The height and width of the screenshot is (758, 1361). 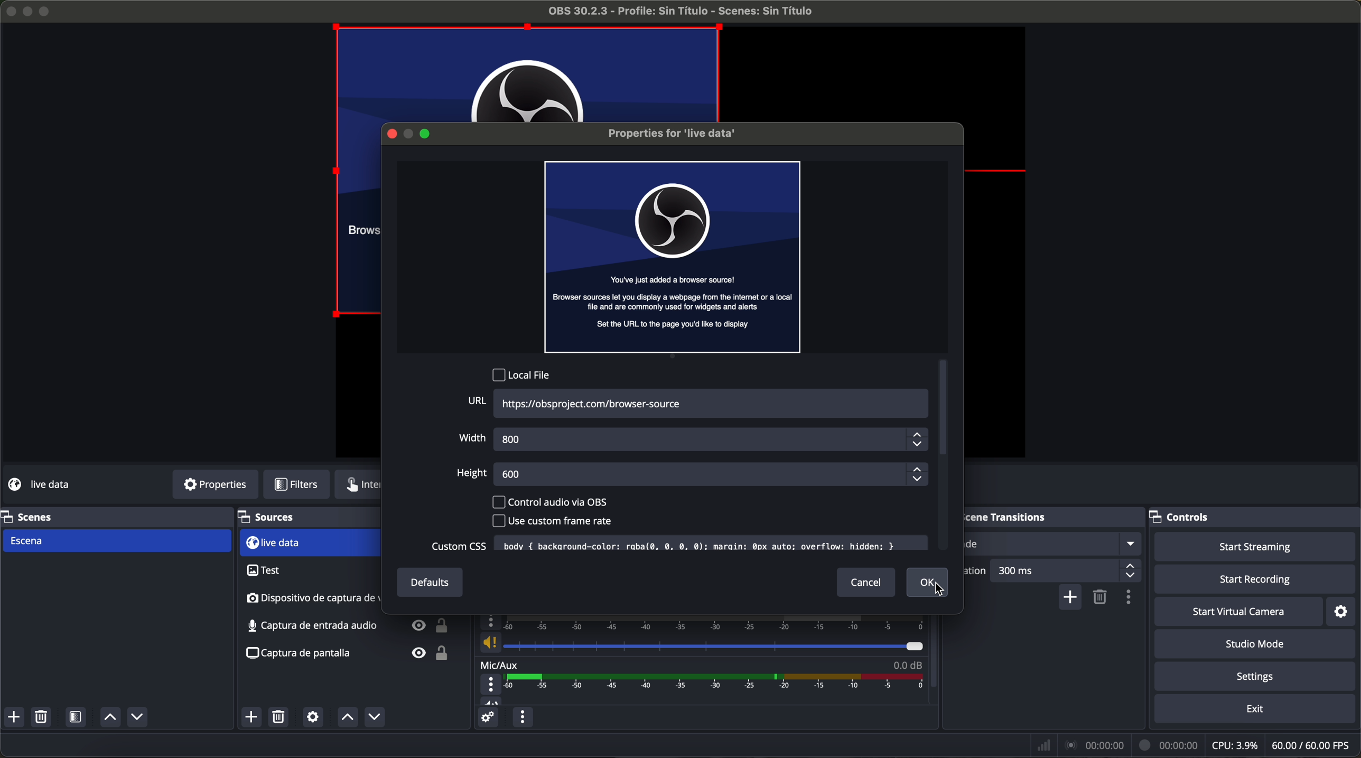 What do you see at coordinates (1069, 570) in the screenshot?
I see `300 ms` at bounding box center [1069, 570].